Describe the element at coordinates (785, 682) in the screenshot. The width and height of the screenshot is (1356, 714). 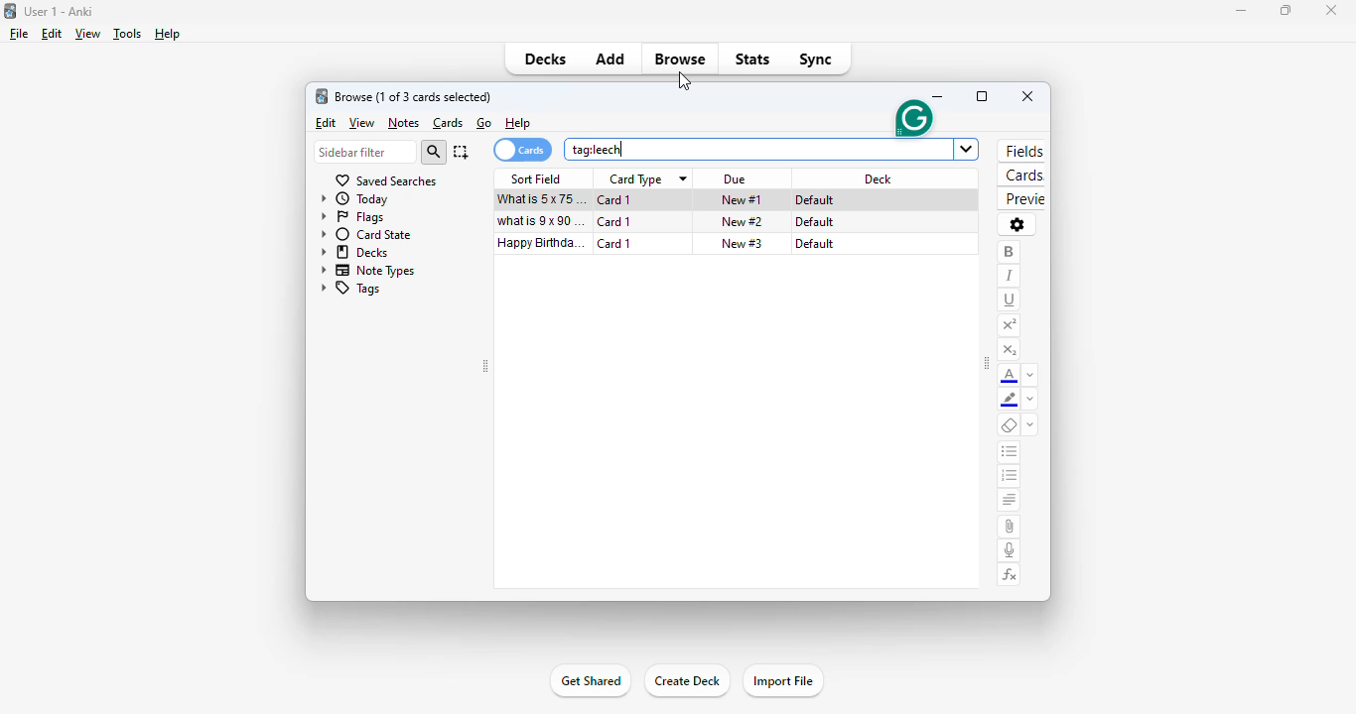
I see `import file` at that location.